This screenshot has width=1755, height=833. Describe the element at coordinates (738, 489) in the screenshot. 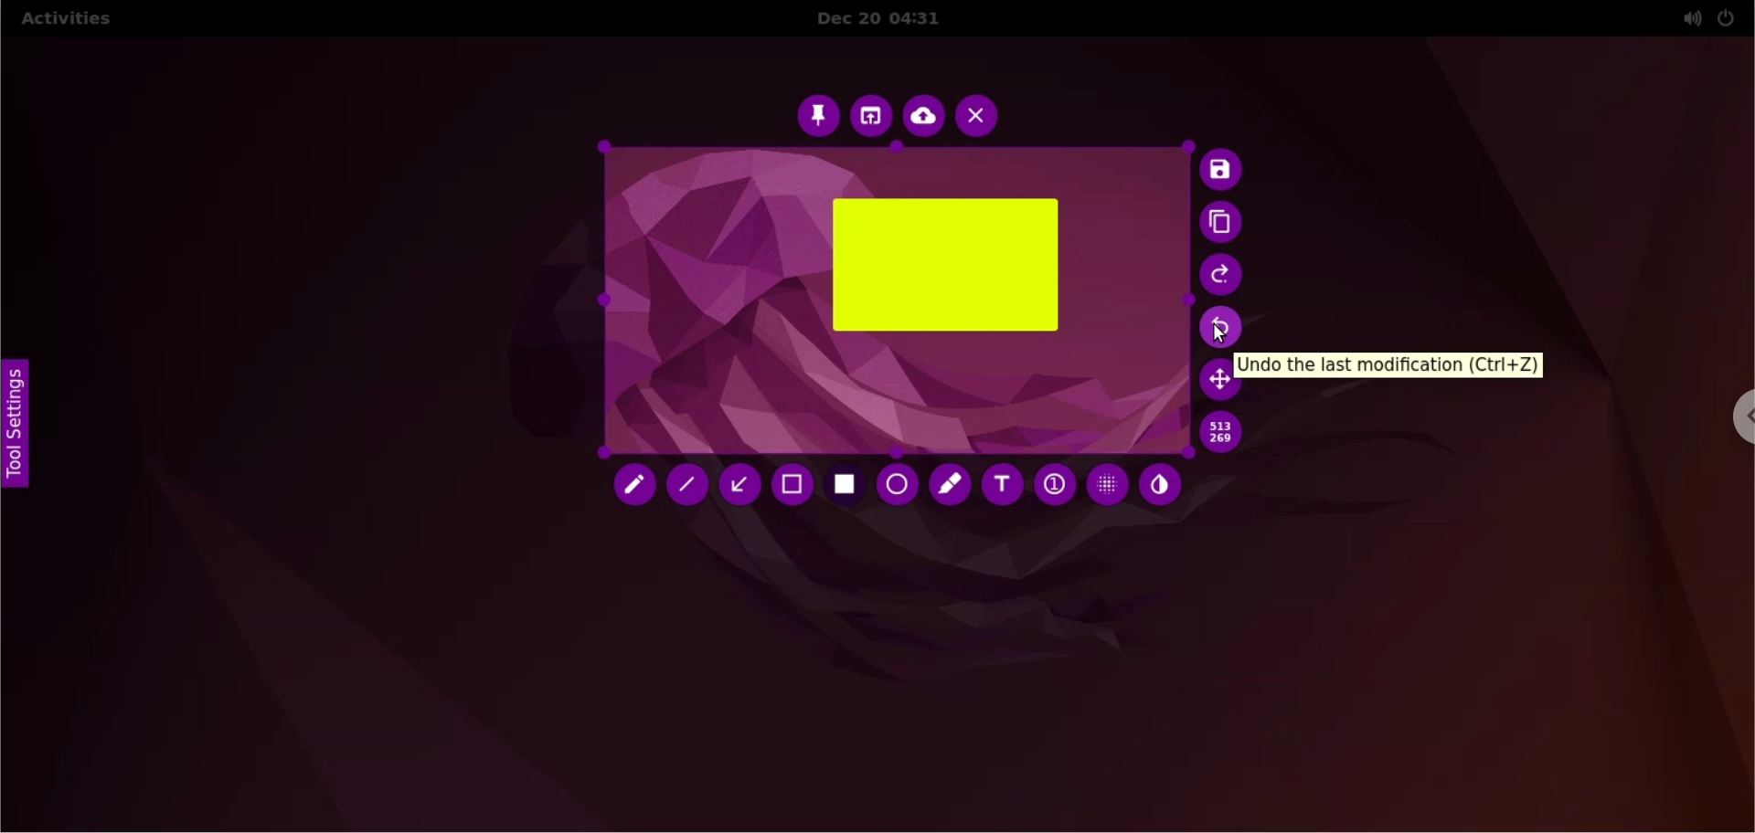

I see `arrow tool` at that location.